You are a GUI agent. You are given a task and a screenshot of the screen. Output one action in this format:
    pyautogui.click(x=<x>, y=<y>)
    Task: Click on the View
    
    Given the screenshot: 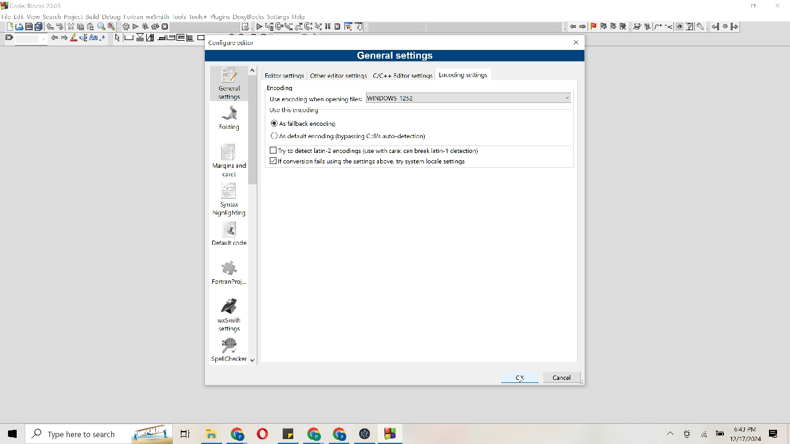 What is the action you would take?
    pyautogui.click(x=33, y=17)
    